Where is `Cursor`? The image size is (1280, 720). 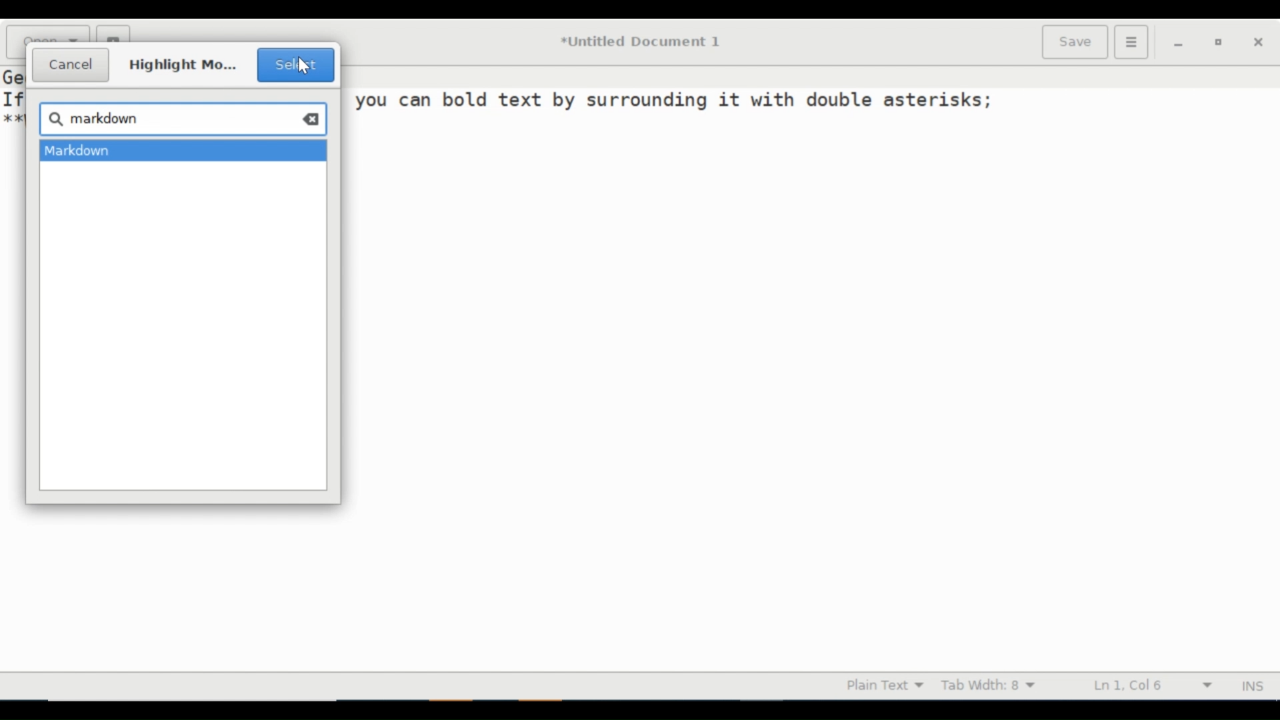 Cursor is located at coordinates (303, 67).